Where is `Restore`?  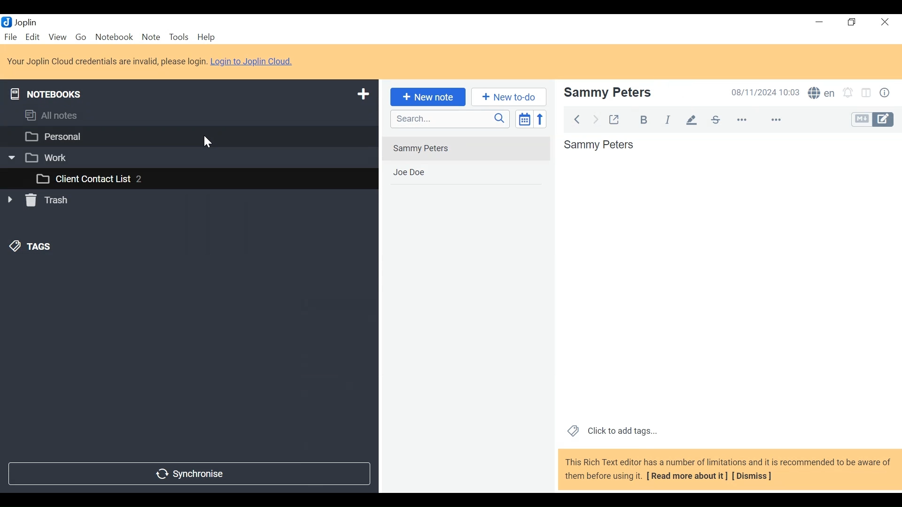 Restore is located at coordinates (853, 22).